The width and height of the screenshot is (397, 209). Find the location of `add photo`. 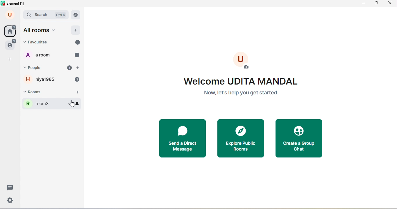

add photo is located at coordinates (242, 61).